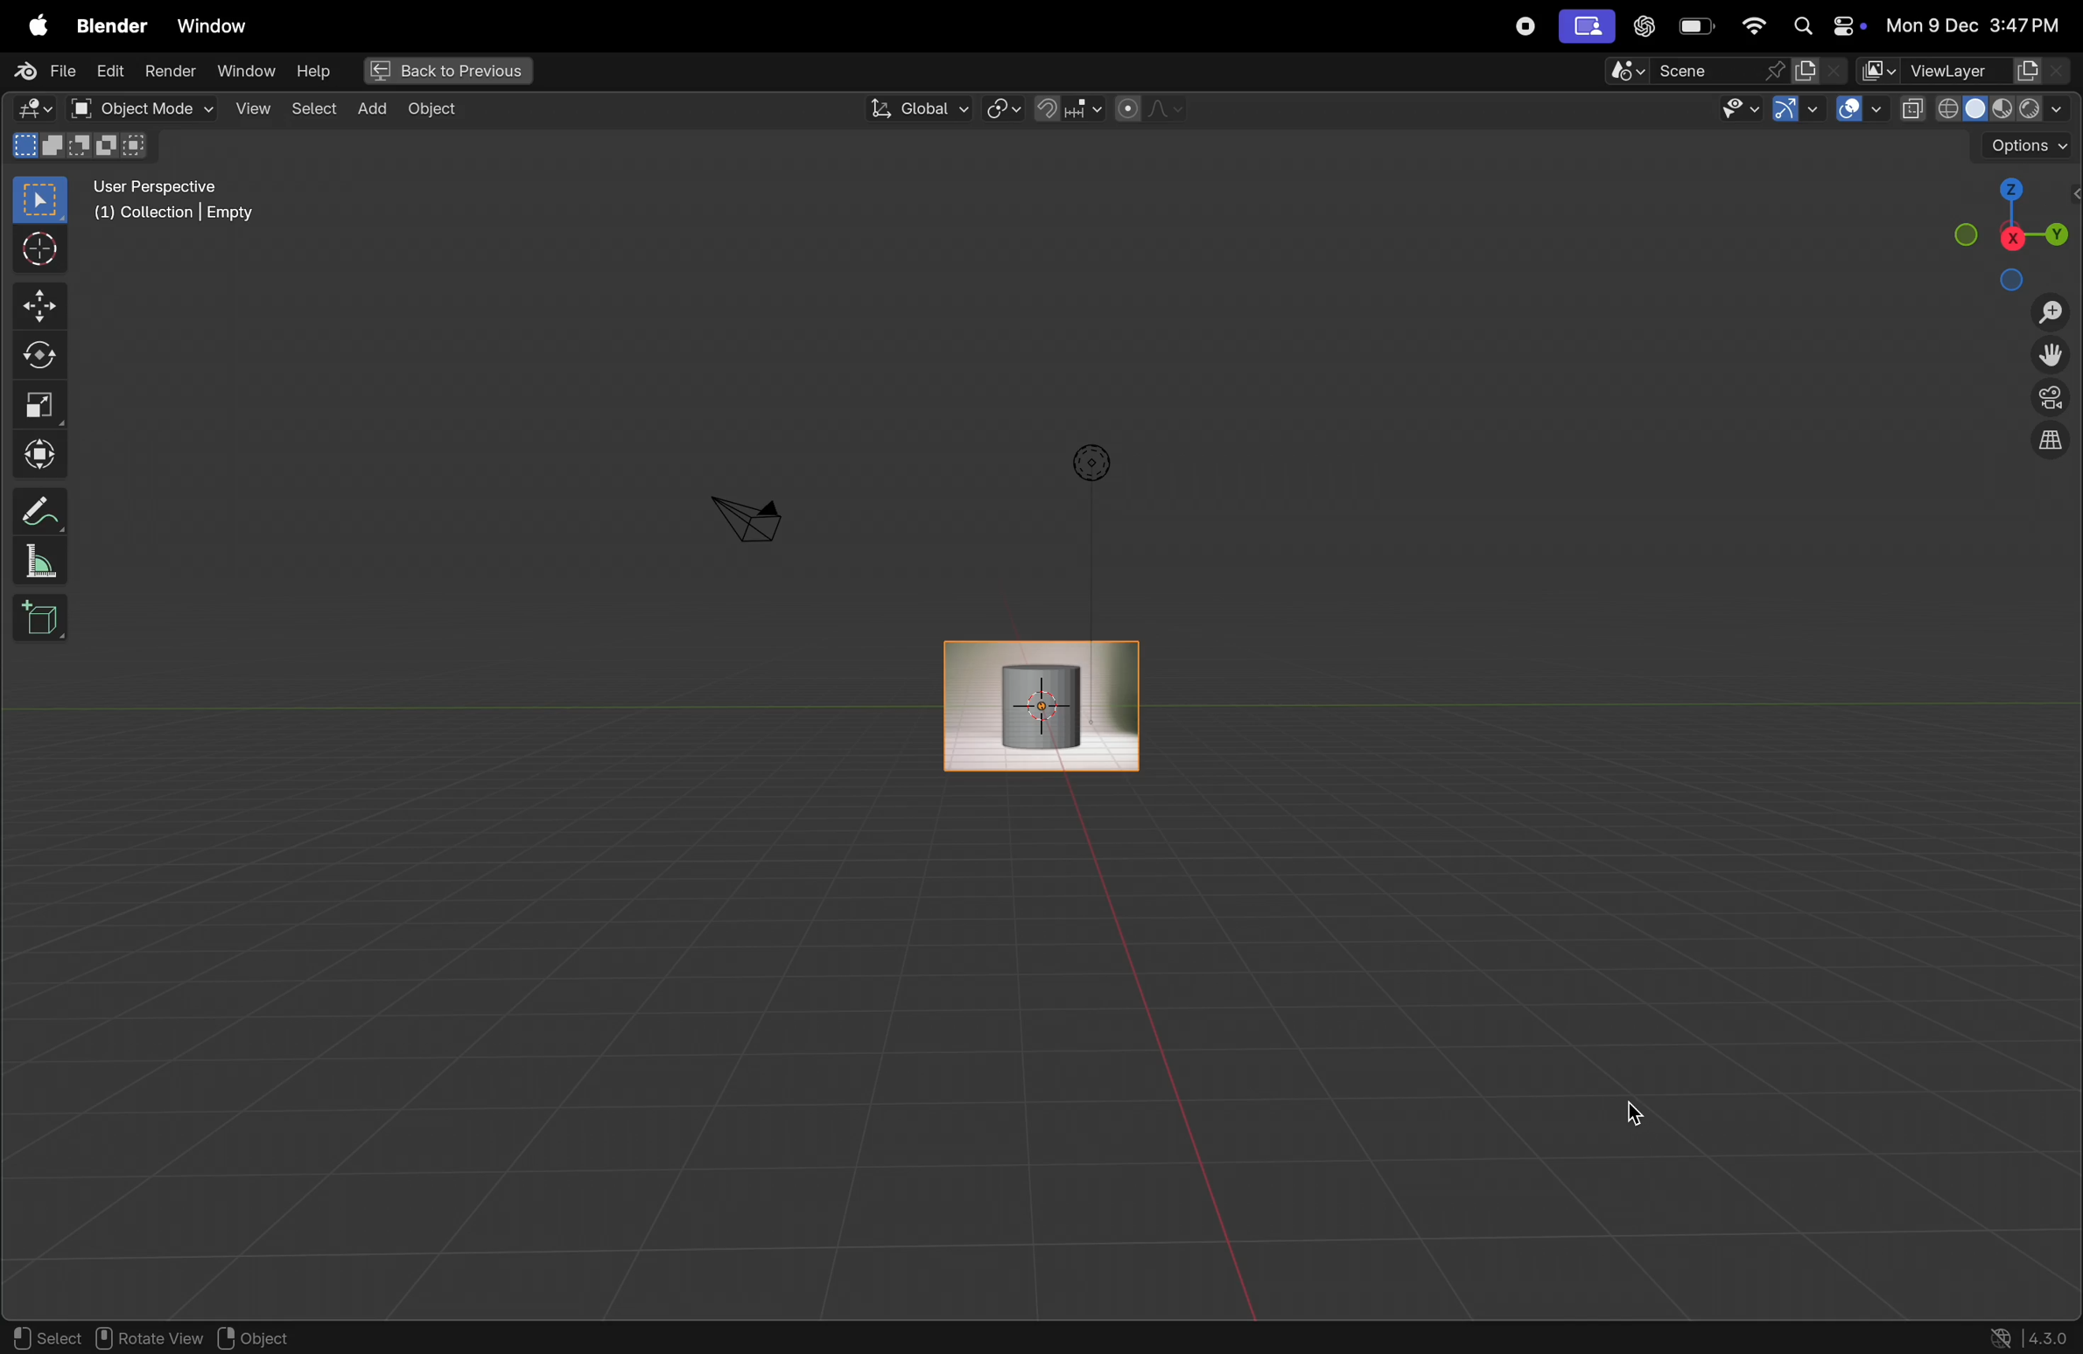 Image resolution: width=2083 pixels, height=1354 pixels. What do you see at coordinates (313, 70) in the screenshot?
I see `help` at bounding box center [313, 70].